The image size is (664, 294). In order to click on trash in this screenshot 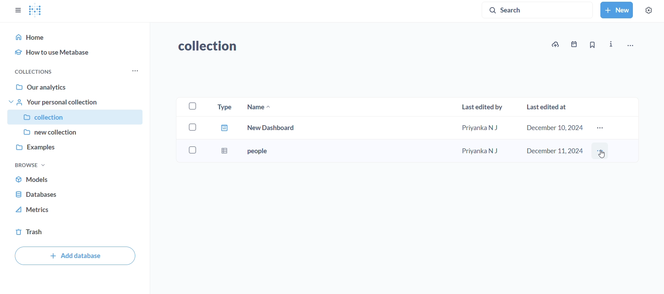, I will do `click(77, 232)`.